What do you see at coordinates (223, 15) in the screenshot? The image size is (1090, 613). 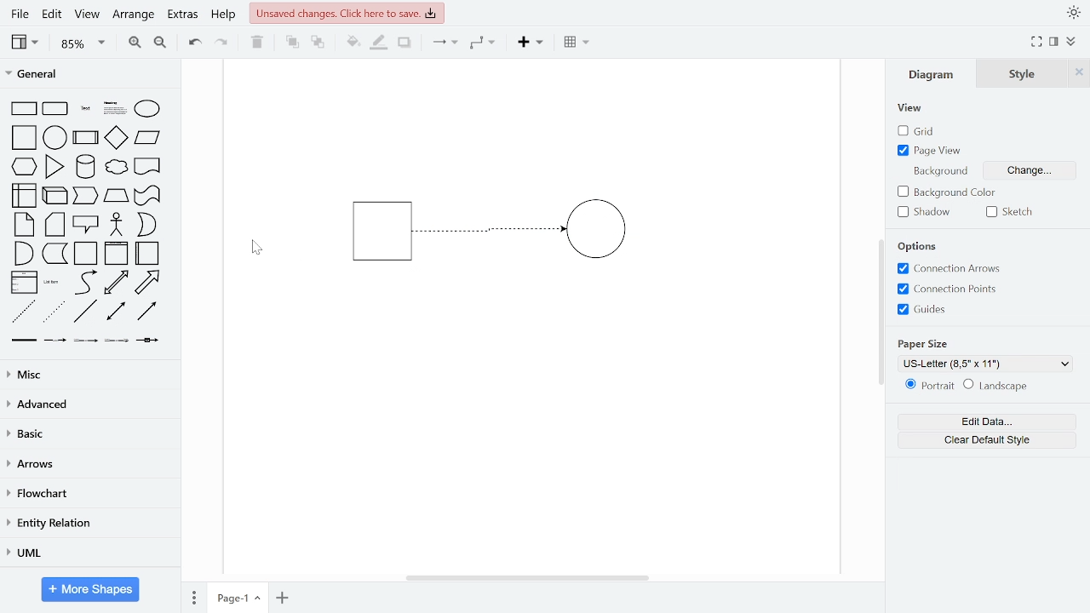 I see `help` at bounding box center [223, 15].